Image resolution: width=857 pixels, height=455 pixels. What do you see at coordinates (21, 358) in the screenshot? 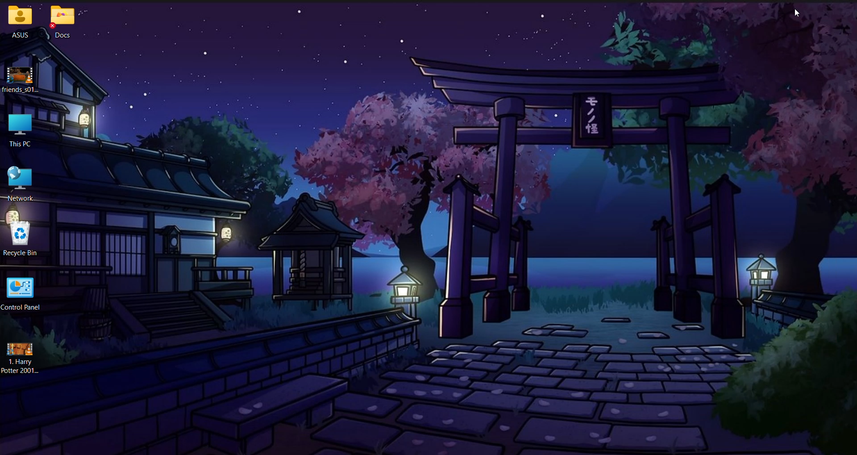
I see `Harry Potter film` at bounding box center [21, 358].